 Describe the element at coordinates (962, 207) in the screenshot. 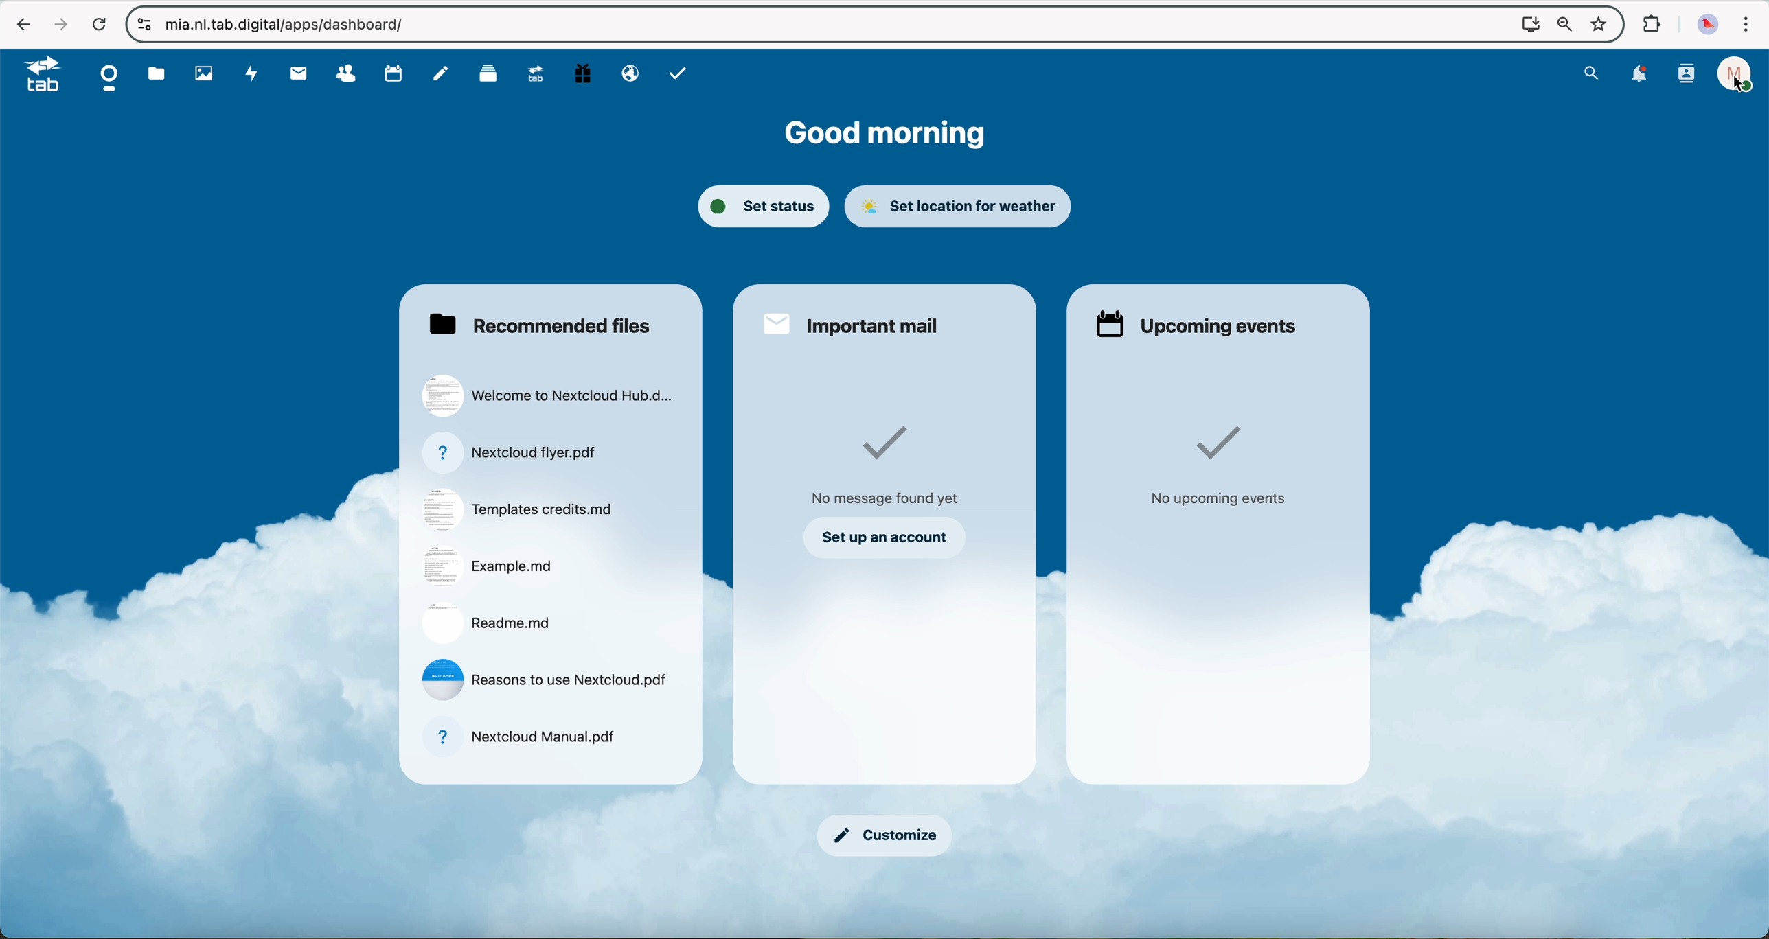

I see `set location for weather` at that location.